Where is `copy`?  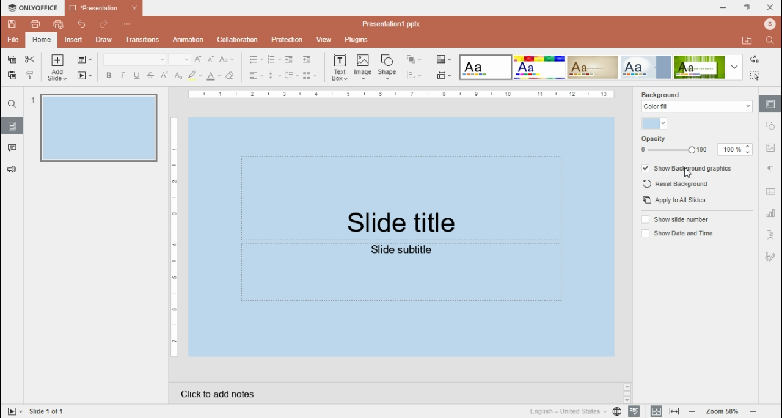
copy is located at coordinates (12, 59).